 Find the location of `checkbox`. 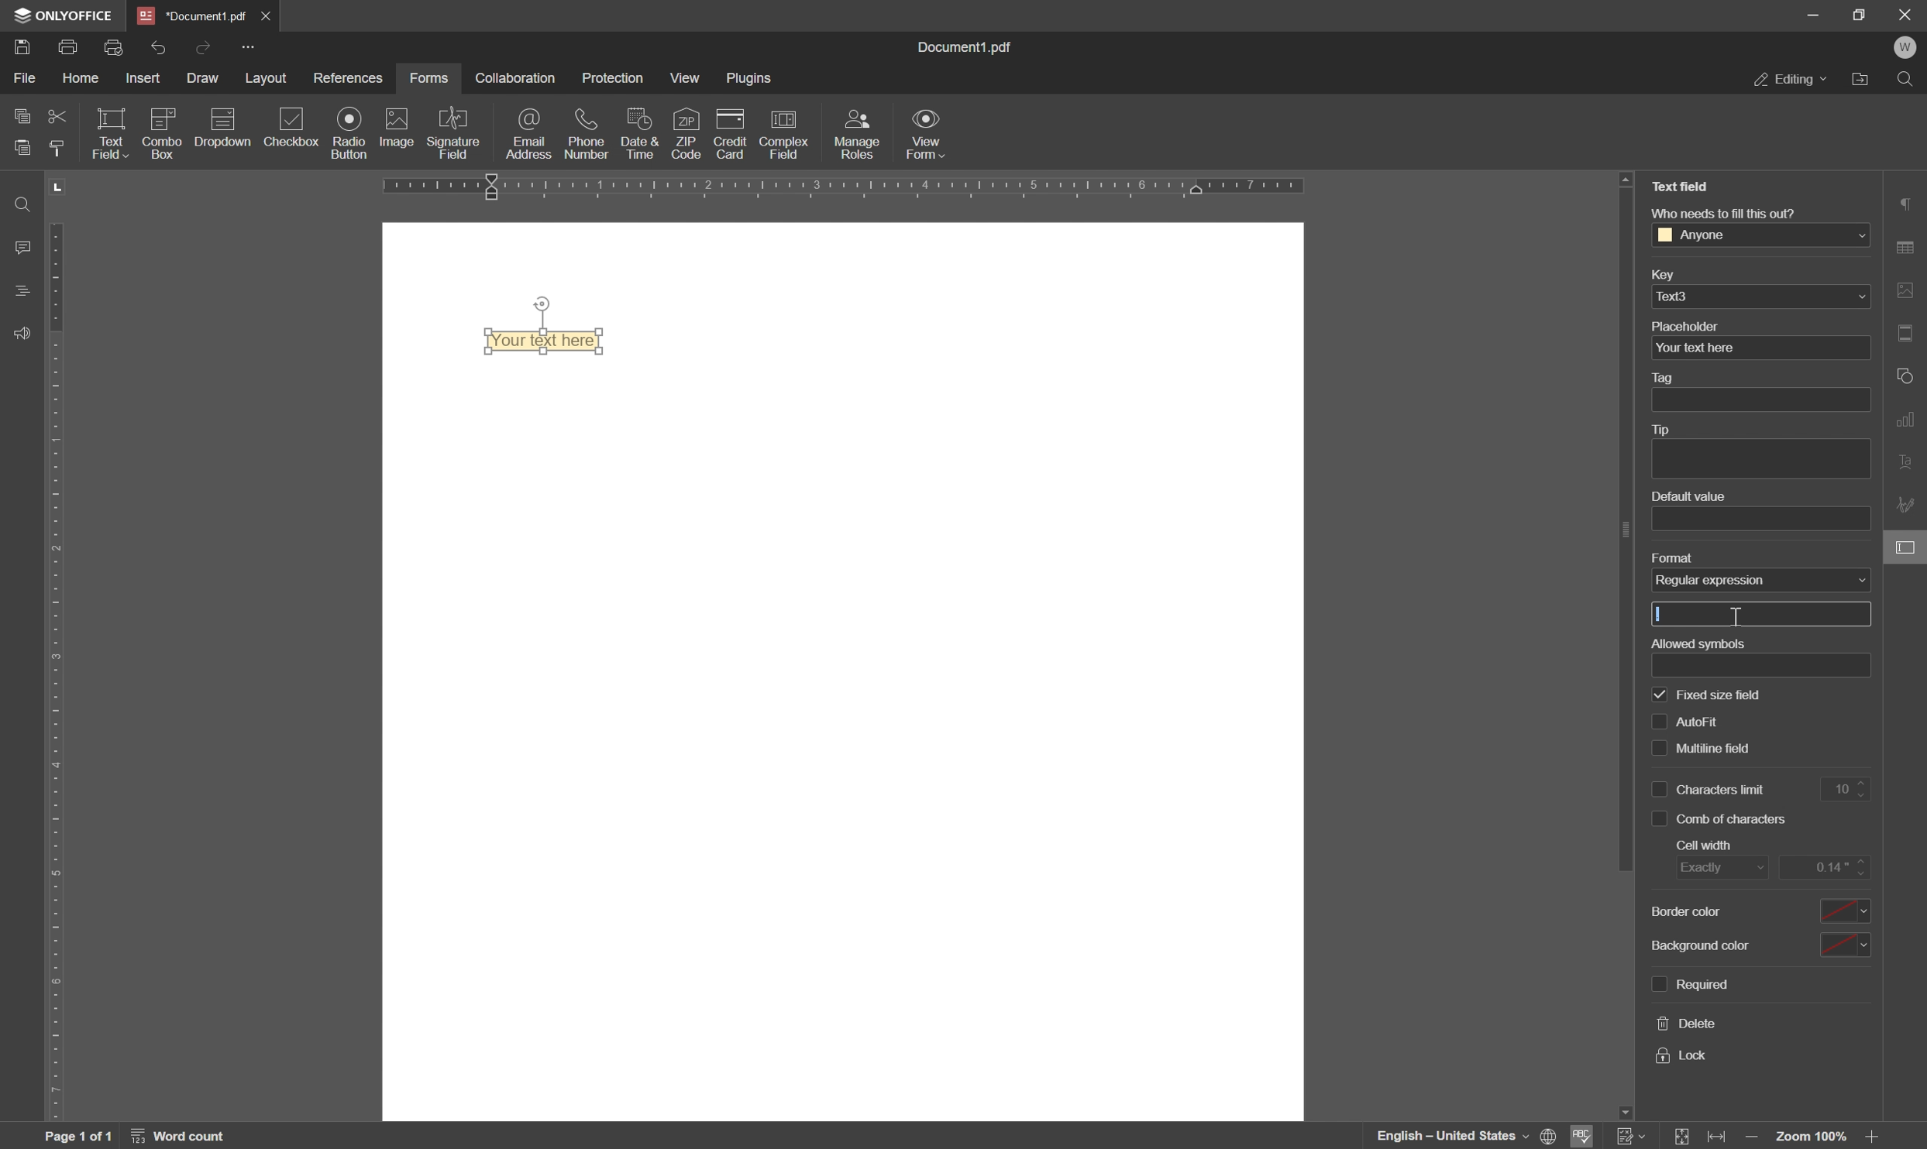

checkbox is located at coordinates (1657, 983).